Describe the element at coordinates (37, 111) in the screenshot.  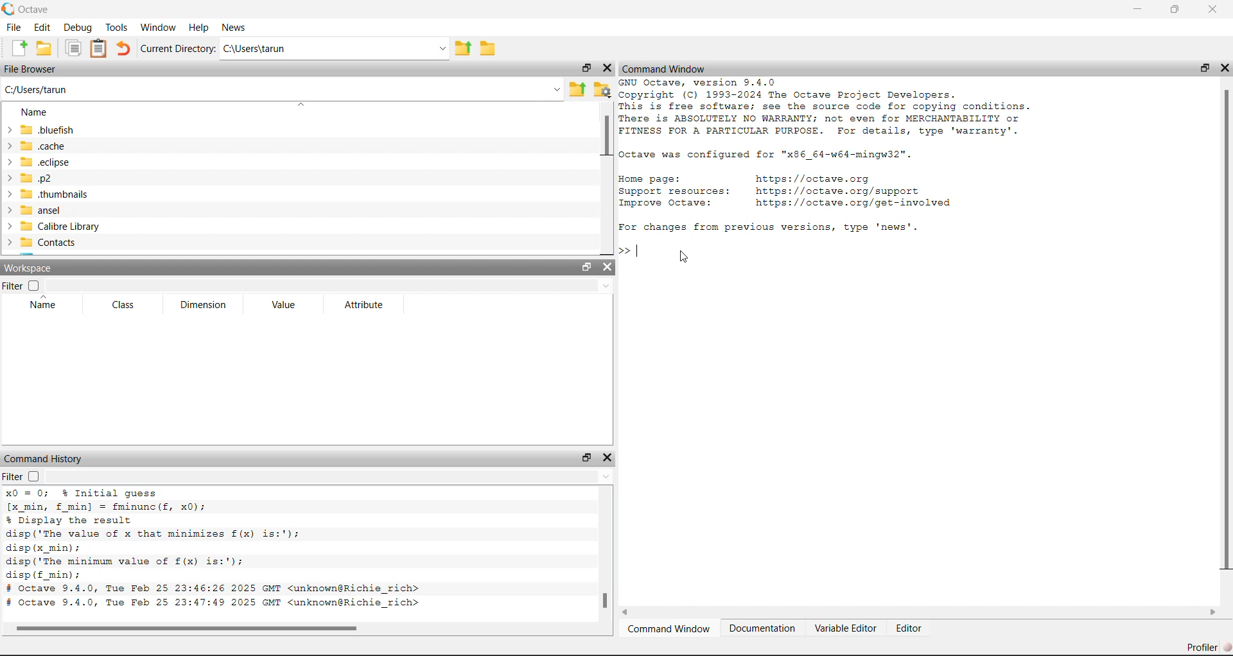
I see `Name` at that location.